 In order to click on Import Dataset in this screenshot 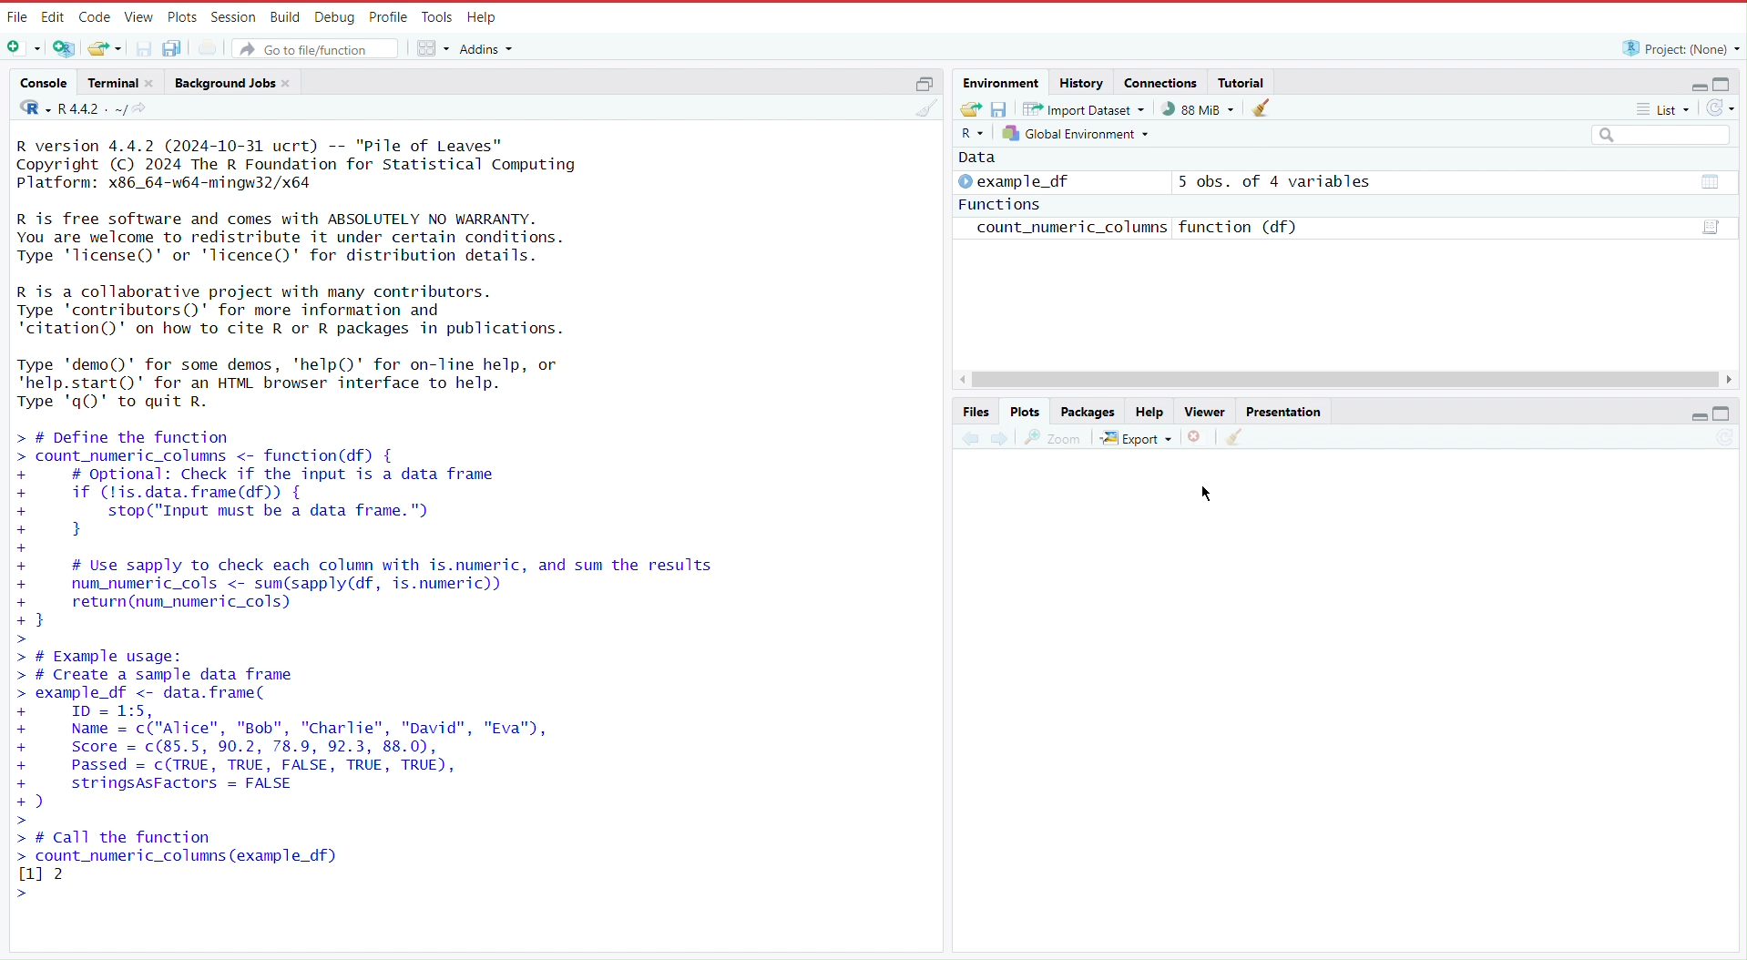, I will do `click(1087, 108)`.